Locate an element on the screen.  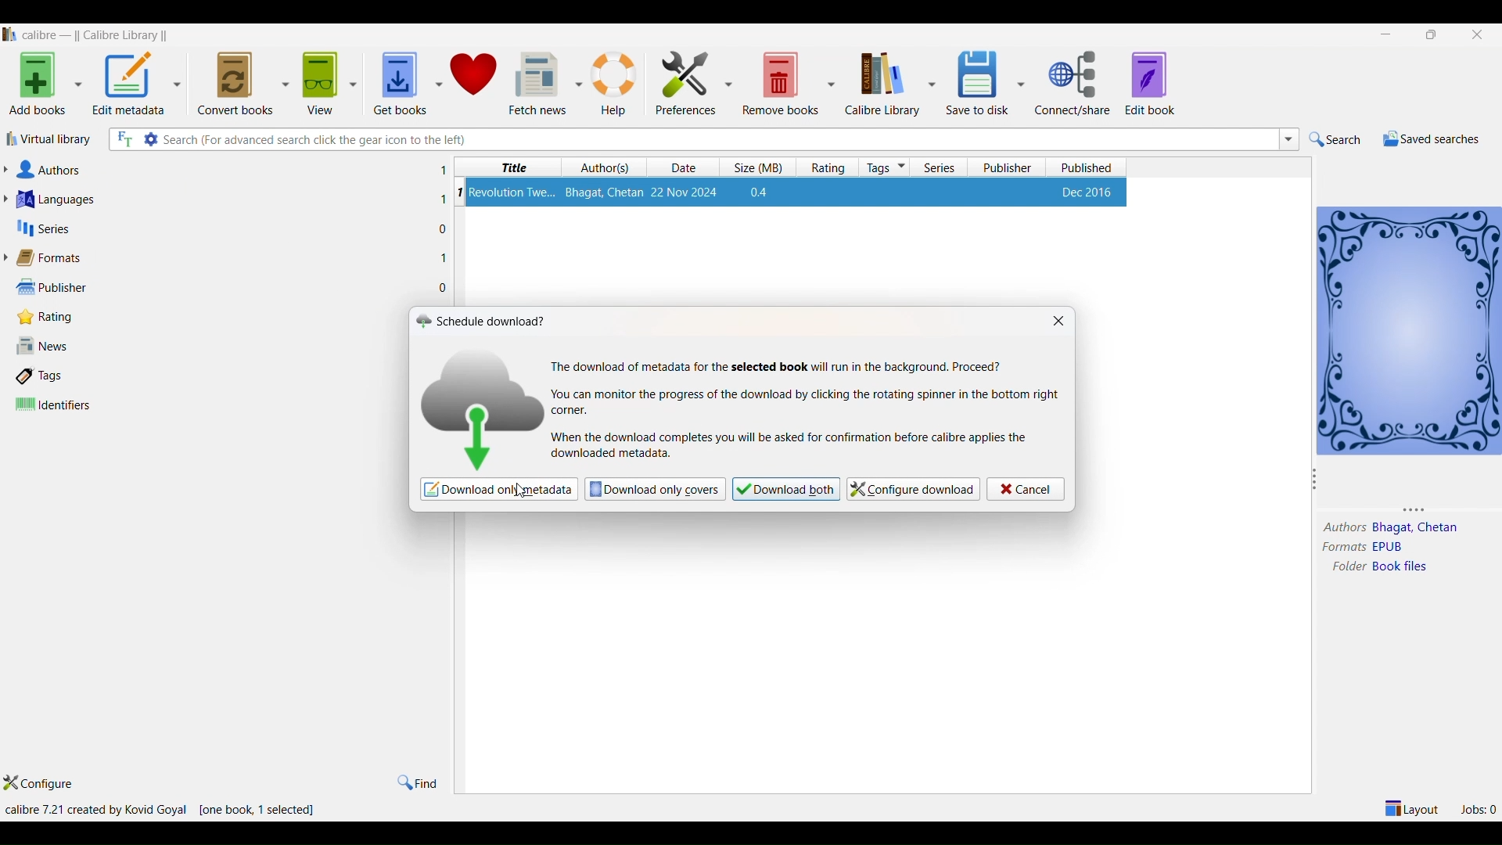
rating is located at coordinates (41, 317).